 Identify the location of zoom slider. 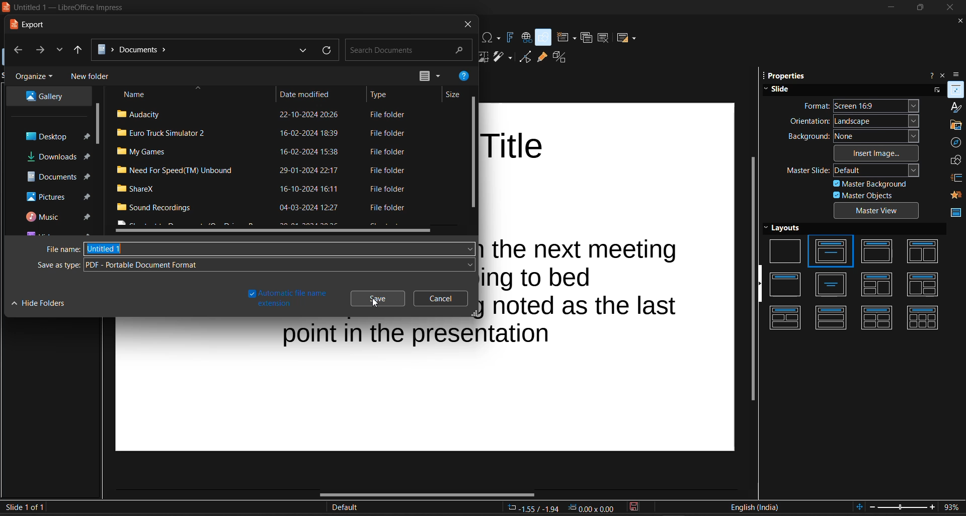
(902, 508).